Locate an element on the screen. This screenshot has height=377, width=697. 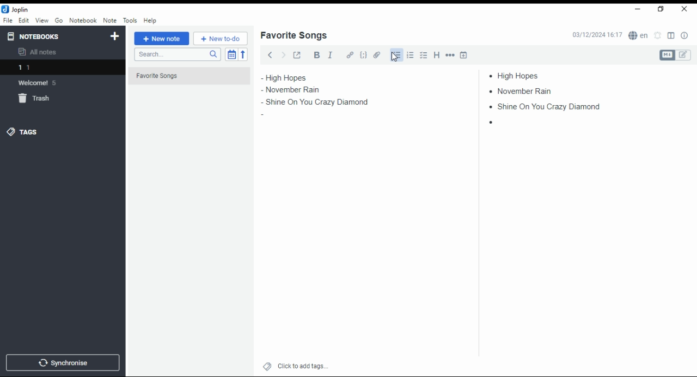
03/12/2024 16:16 is located at coordinates (597, 35).